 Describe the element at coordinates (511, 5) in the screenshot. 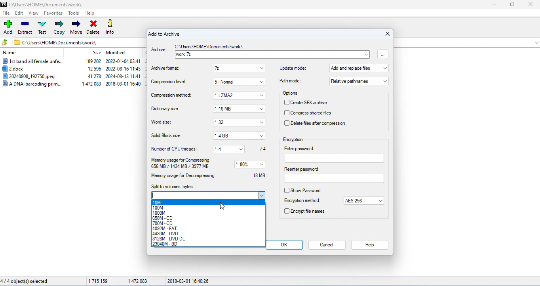

I see `maximize` at that location.